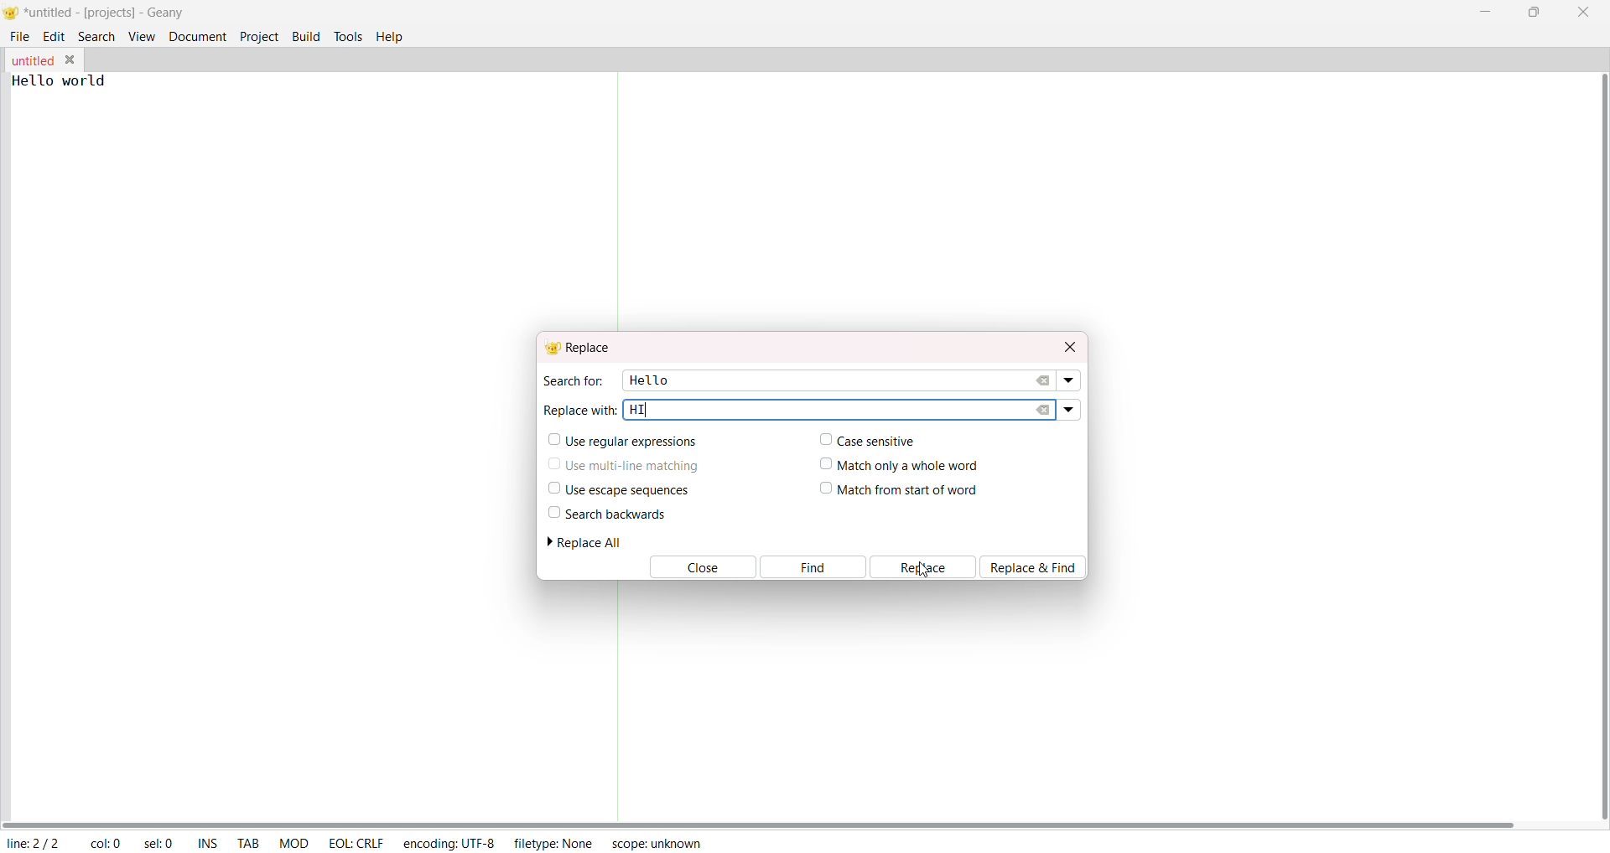  What do you see at coordinates (605, 514) in the screenshot?
I see `search backwards` at bounding box center [605, 514].